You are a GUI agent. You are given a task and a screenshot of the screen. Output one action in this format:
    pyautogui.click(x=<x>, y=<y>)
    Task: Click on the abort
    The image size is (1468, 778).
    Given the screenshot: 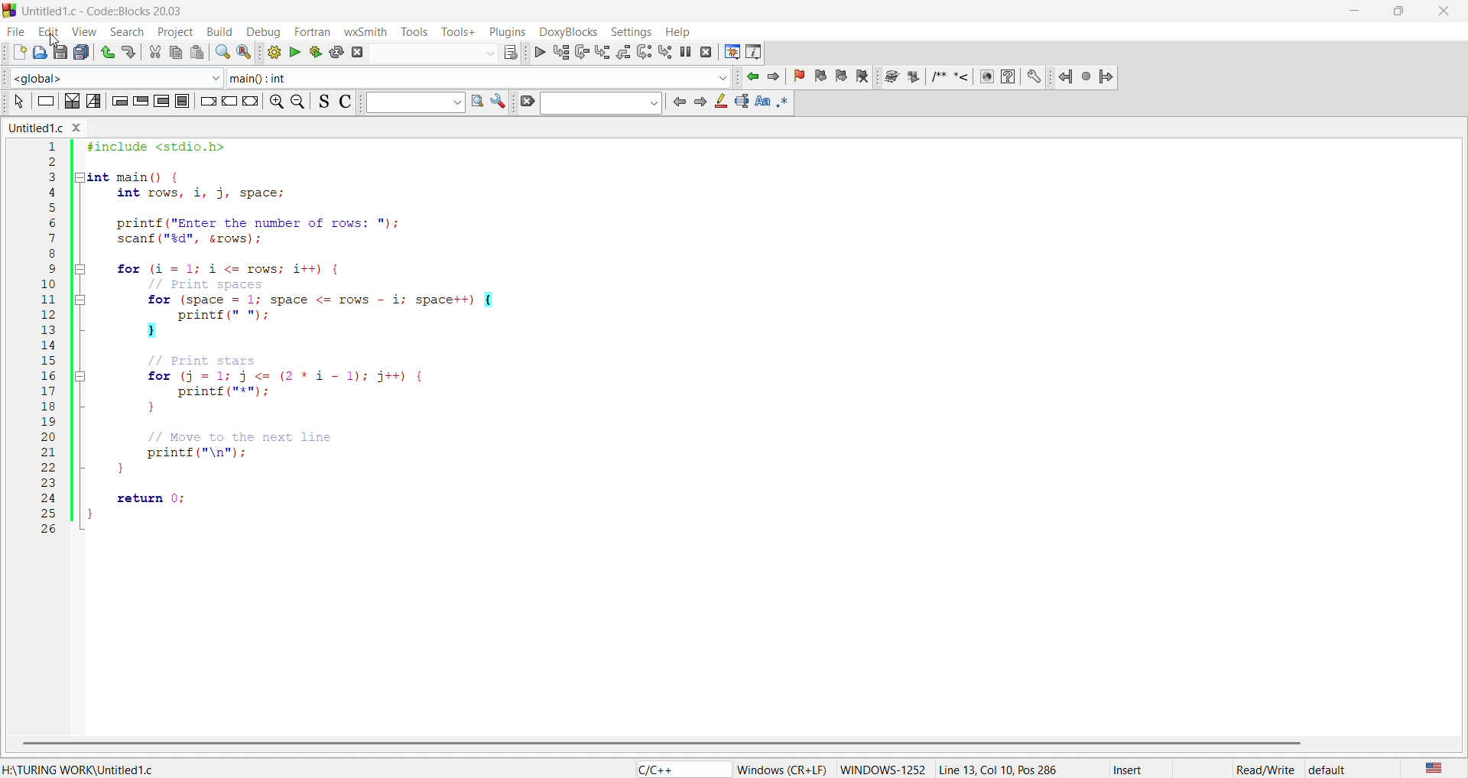 What is the action you would take?
    pyautogui.click(x=360, y=52)
    